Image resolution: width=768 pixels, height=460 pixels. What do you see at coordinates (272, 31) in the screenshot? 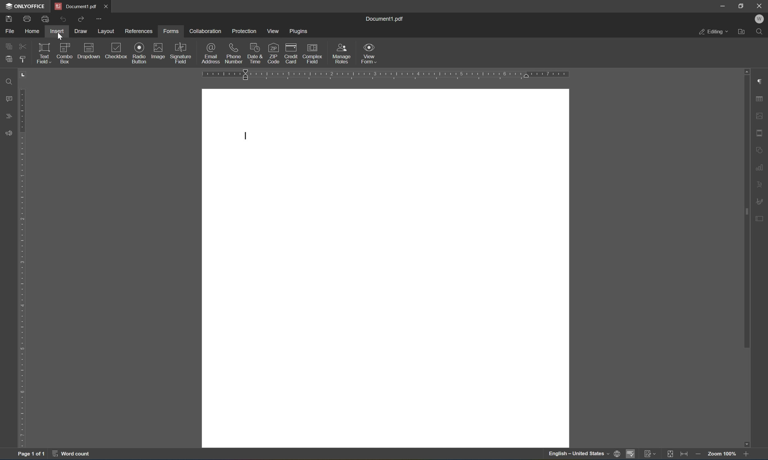
I see `view` at bounding box center [272, 31].